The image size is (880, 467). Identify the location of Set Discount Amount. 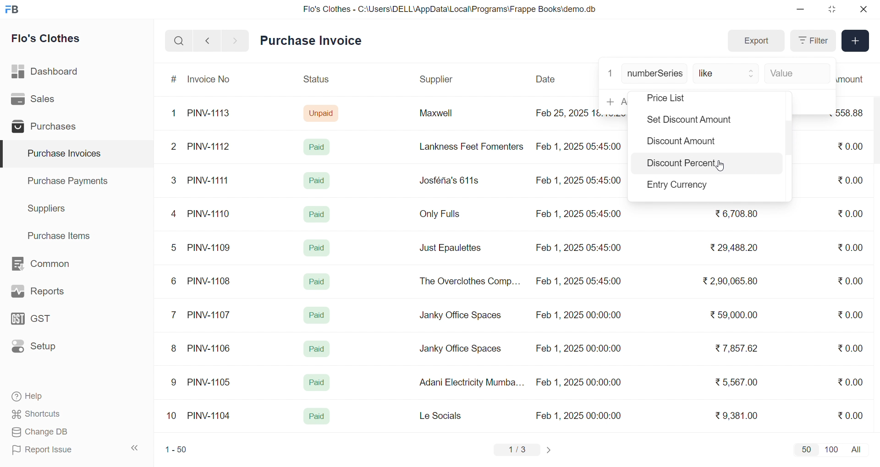
(687, 121).